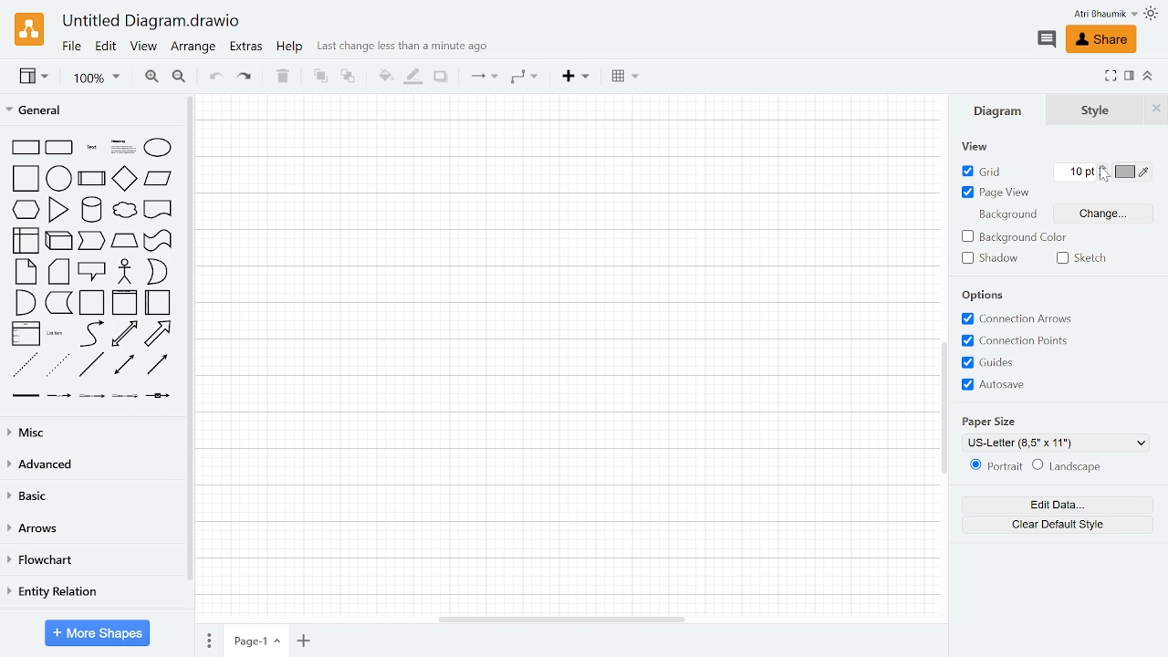  I want to click on Advances, so click(90, 464).